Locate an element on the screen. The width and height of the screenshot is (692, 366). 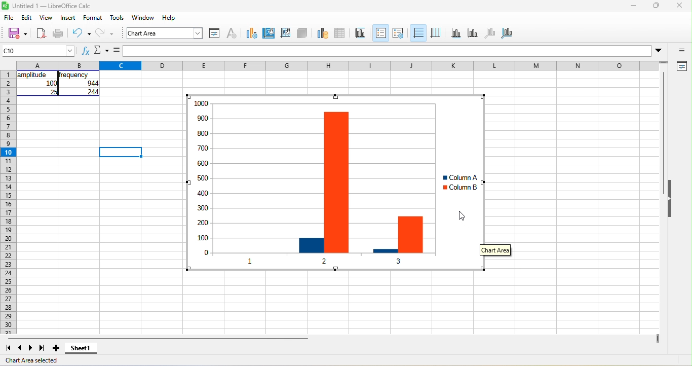
horizontal scroll bar is located at coordinates (158, 339).